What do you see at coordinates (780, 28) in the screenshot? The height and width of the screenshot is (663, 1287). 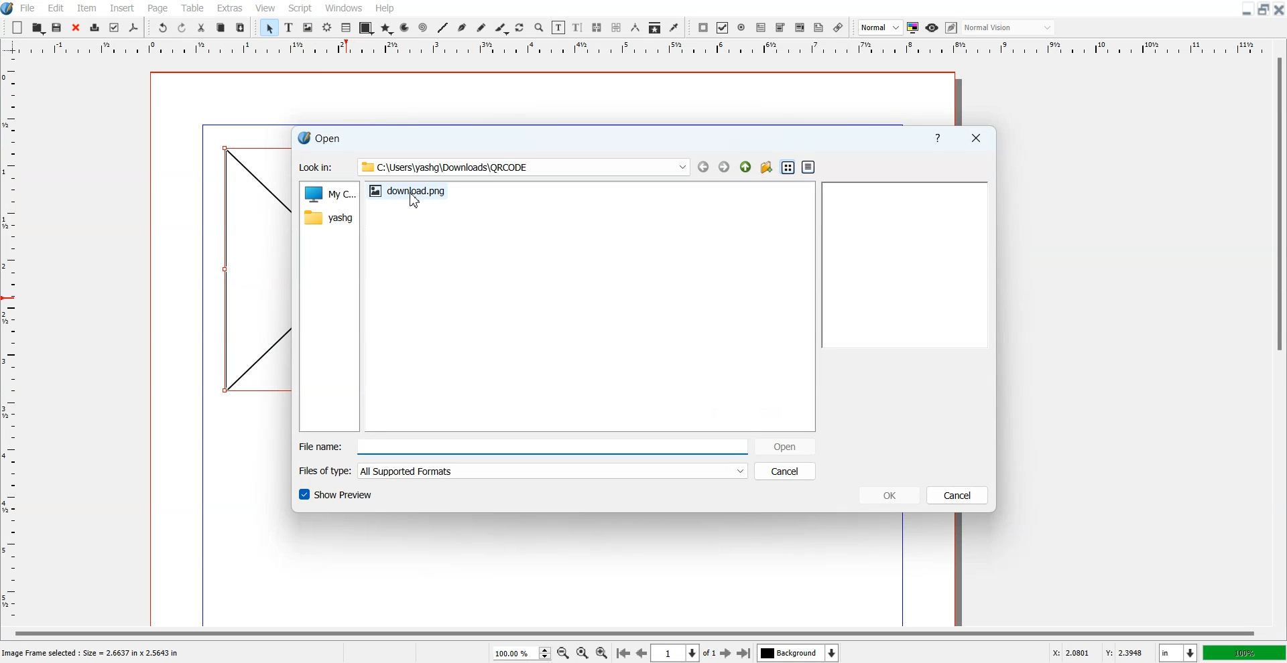 I see `PDF Combo Box` at bounding box center [780, 28].